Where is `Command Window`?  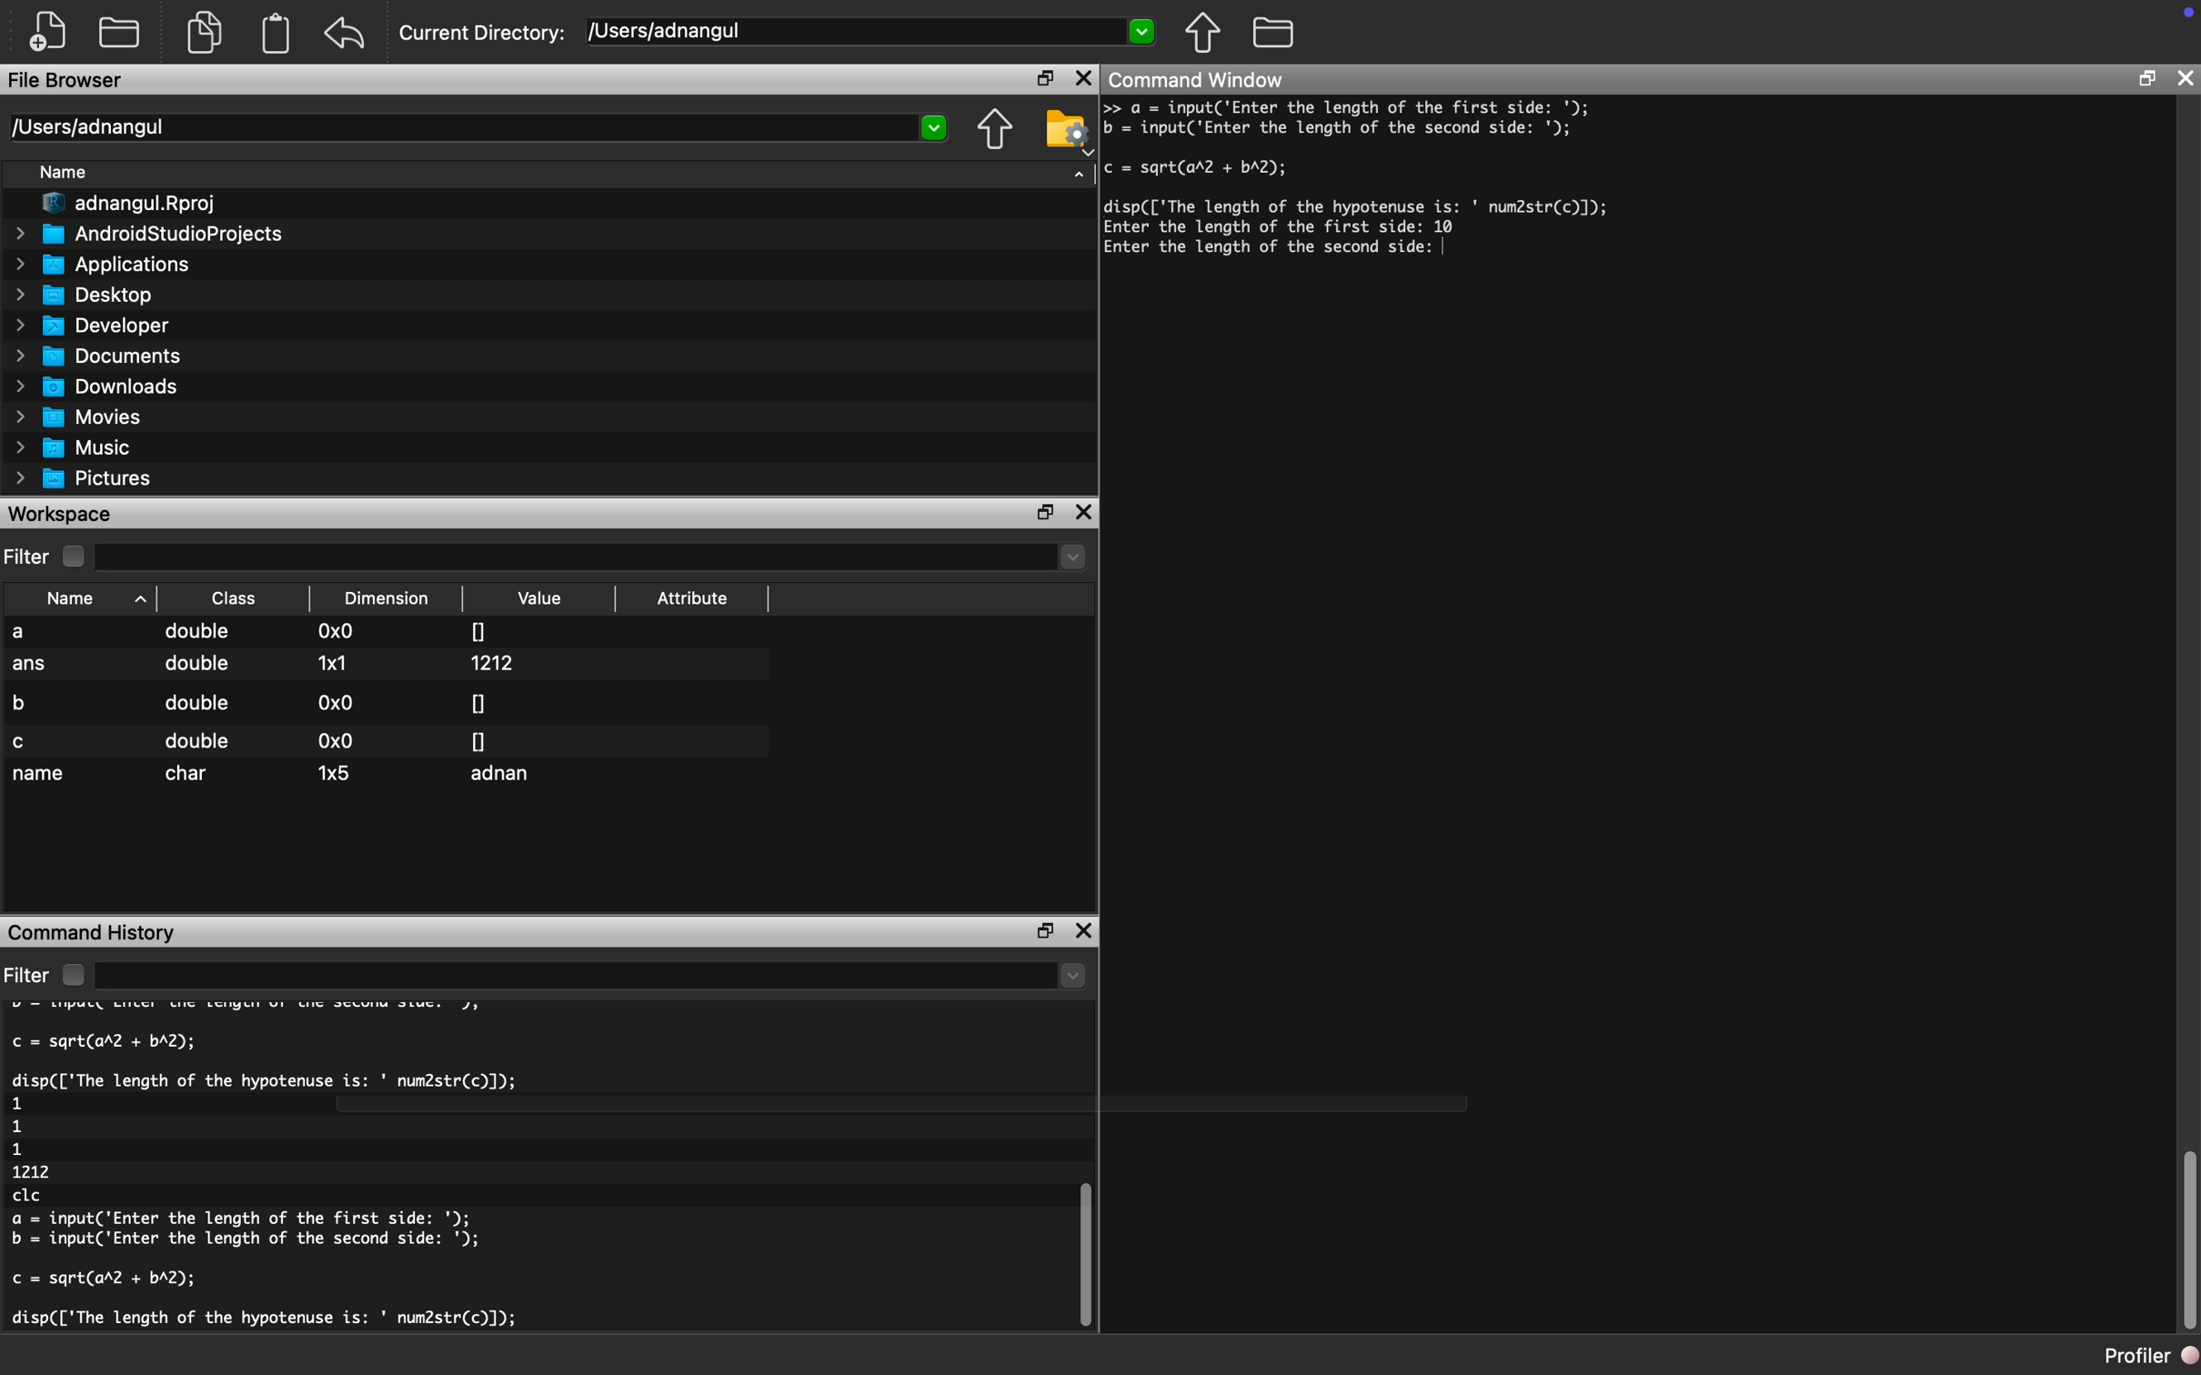 Command Window is located at coordinates (1201, 79).